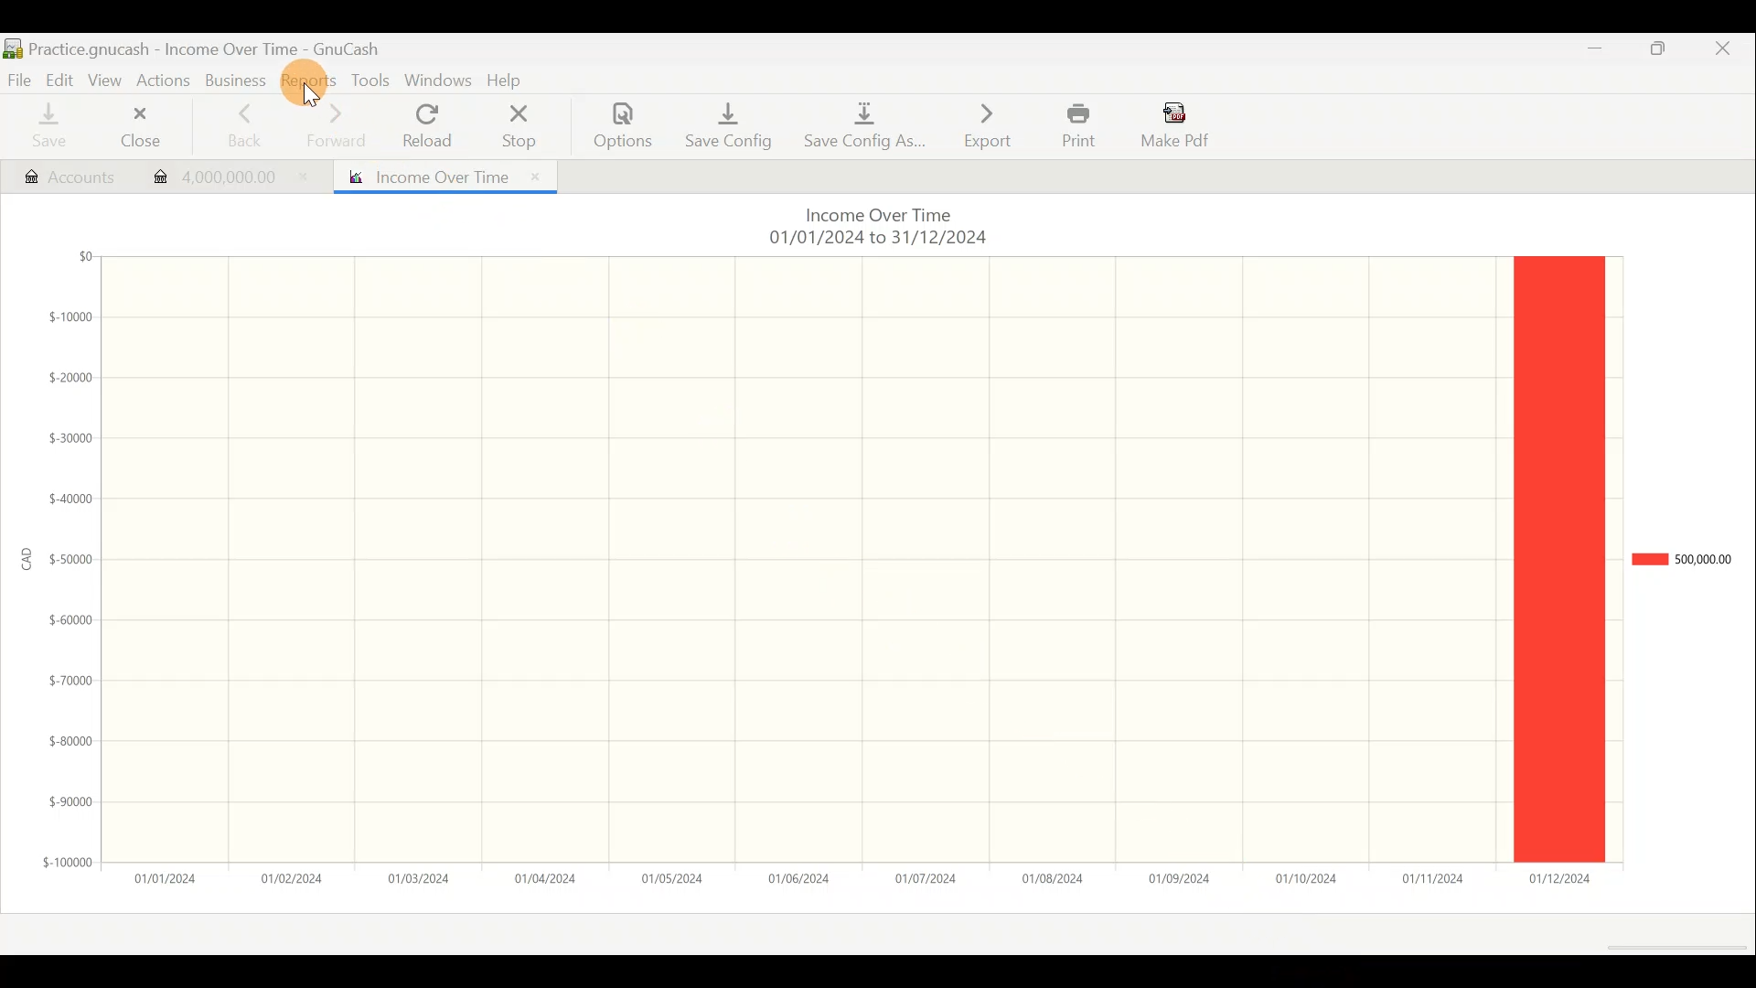 The height and width of the screenshot is (988, 1756). Describe the element at coordinates (436, 177) in the screenshot. I see `Report` at that location.